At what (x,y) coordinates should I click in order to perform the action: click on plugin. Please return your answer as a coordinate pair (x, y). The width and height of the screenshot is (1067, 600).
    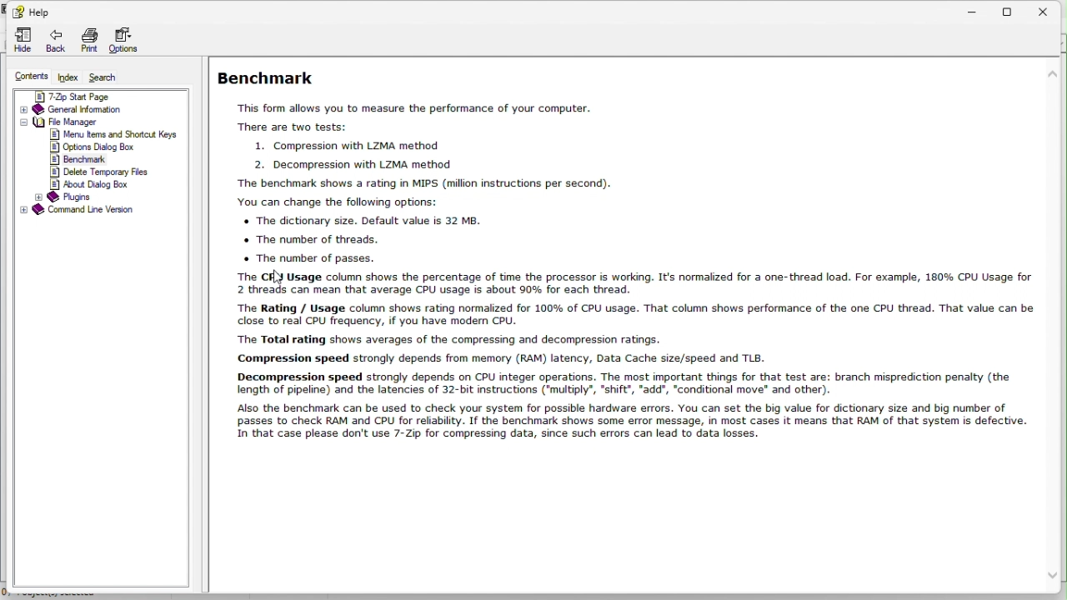
    Looking at the image, I should click on (66, 197).